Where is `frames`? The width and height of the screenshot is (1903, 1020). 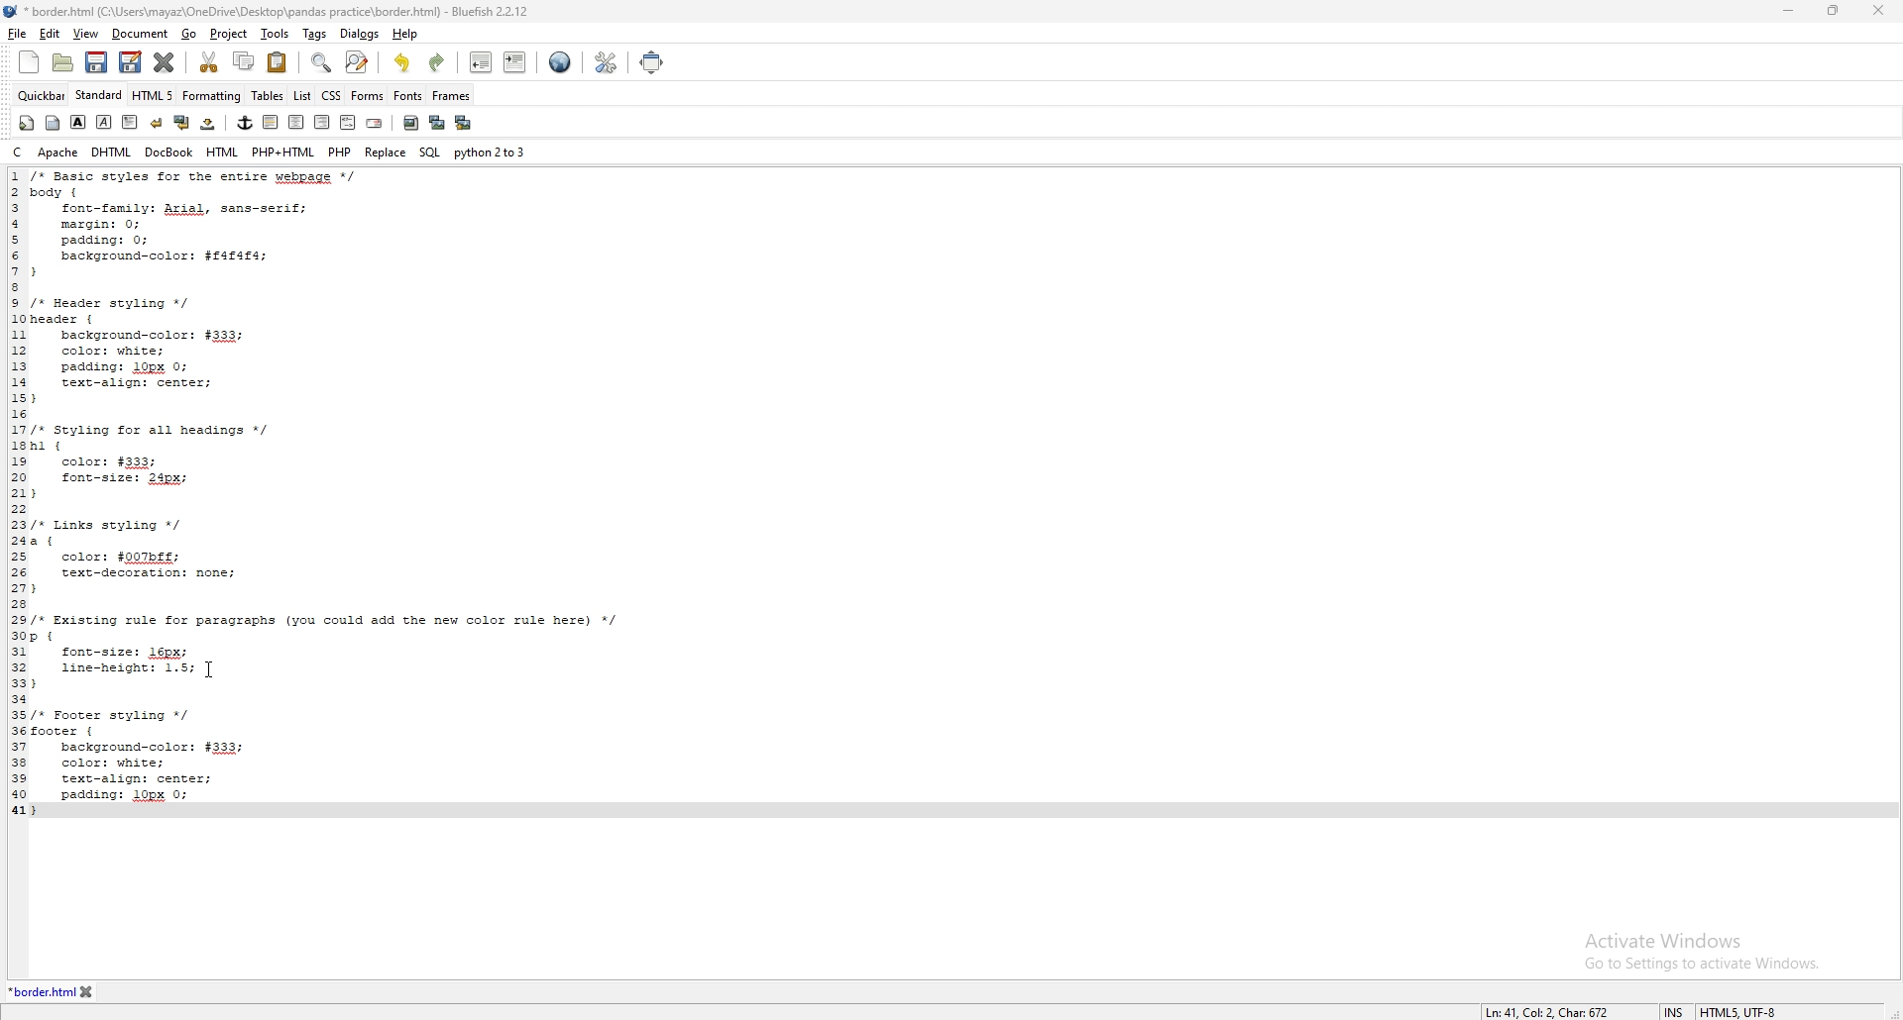
frames is located at coordinates (450, 95).